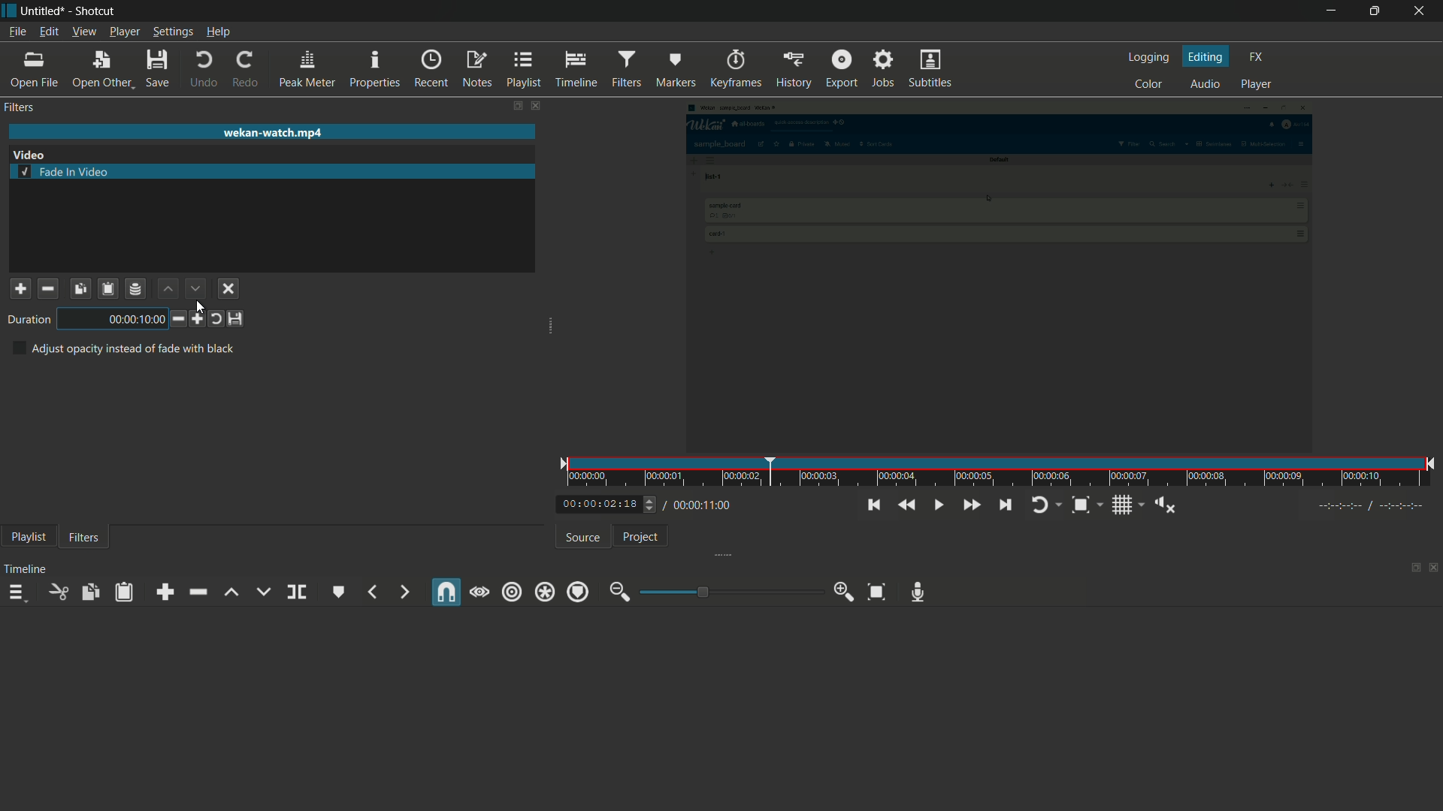 The height and width of the screenshot is (811, 1443). Describe the element at coordinates (47, 288) in the screenshot. I see `remove the filter` at that location.